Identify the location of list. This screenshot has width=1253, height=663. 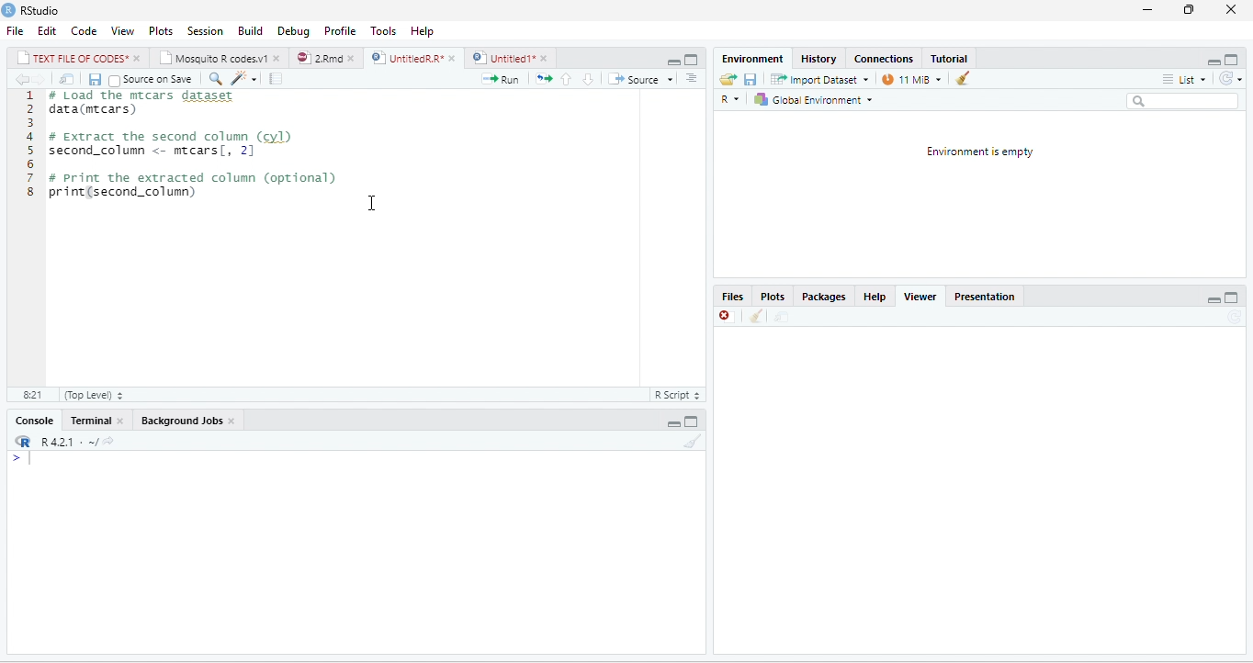
(1186, 80).